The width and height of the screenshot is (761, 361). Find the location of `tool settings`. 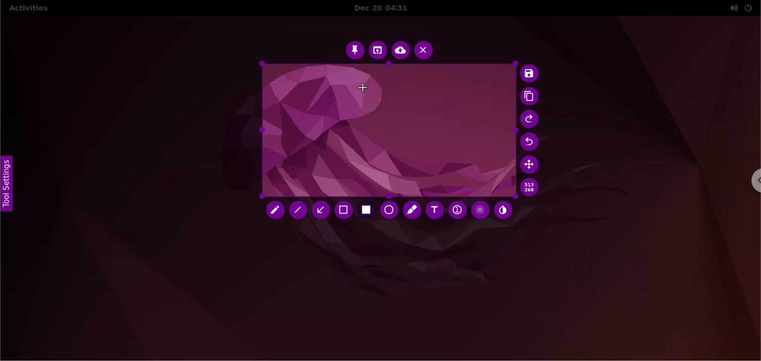

tool settings is located at coordinates (8, 187).